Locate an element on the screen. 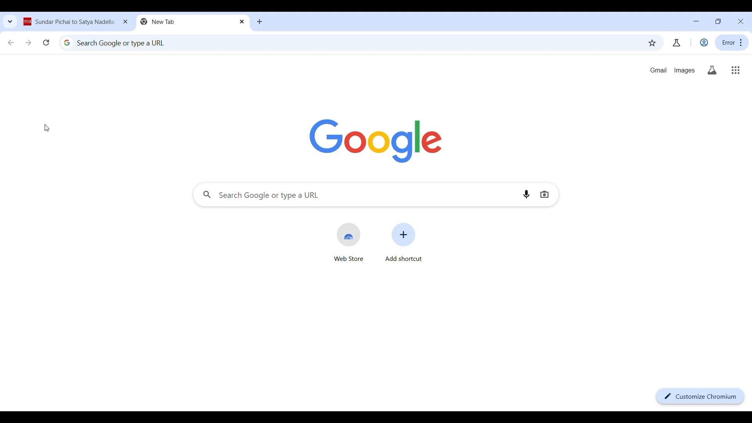 The height and width of the screenshot is (423, 752). Search by voice is located at coordinates (526, 194).